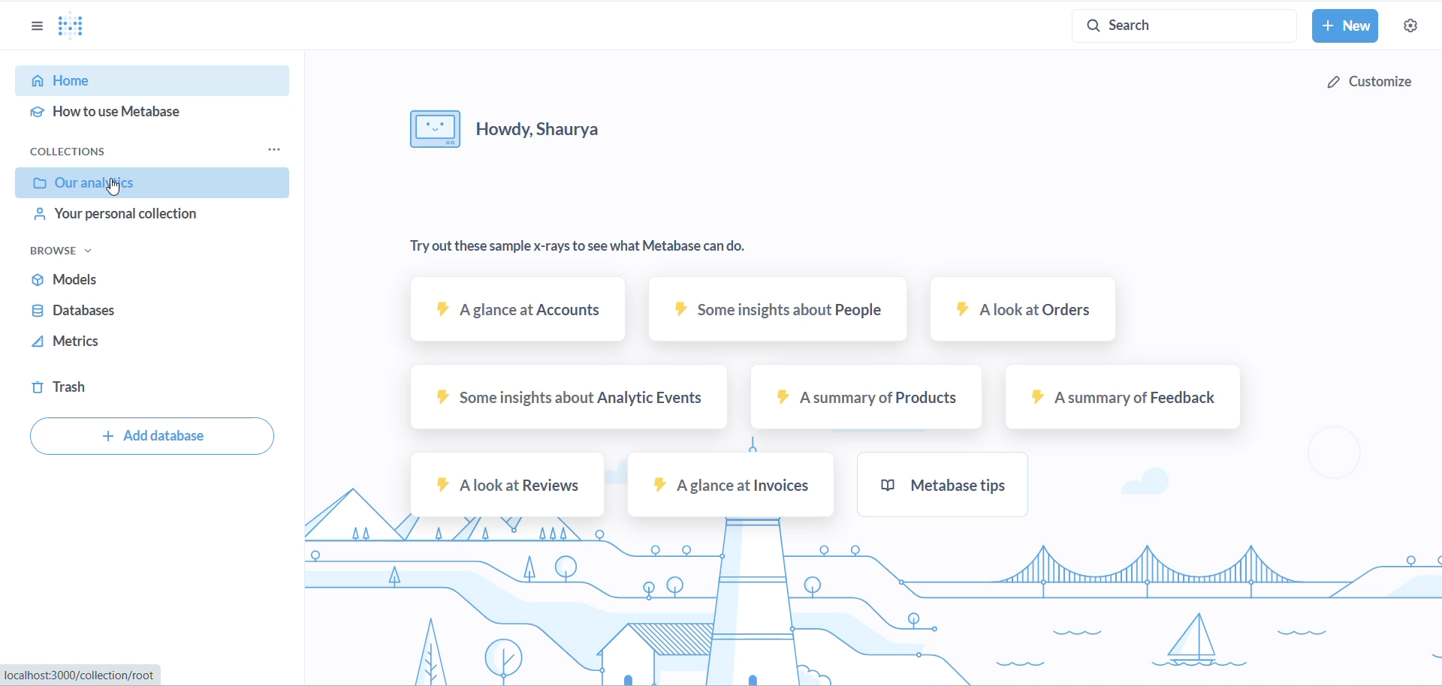 This screenshot has height=686, width=1442. I want to click on your personal collection, so click(147, 215).